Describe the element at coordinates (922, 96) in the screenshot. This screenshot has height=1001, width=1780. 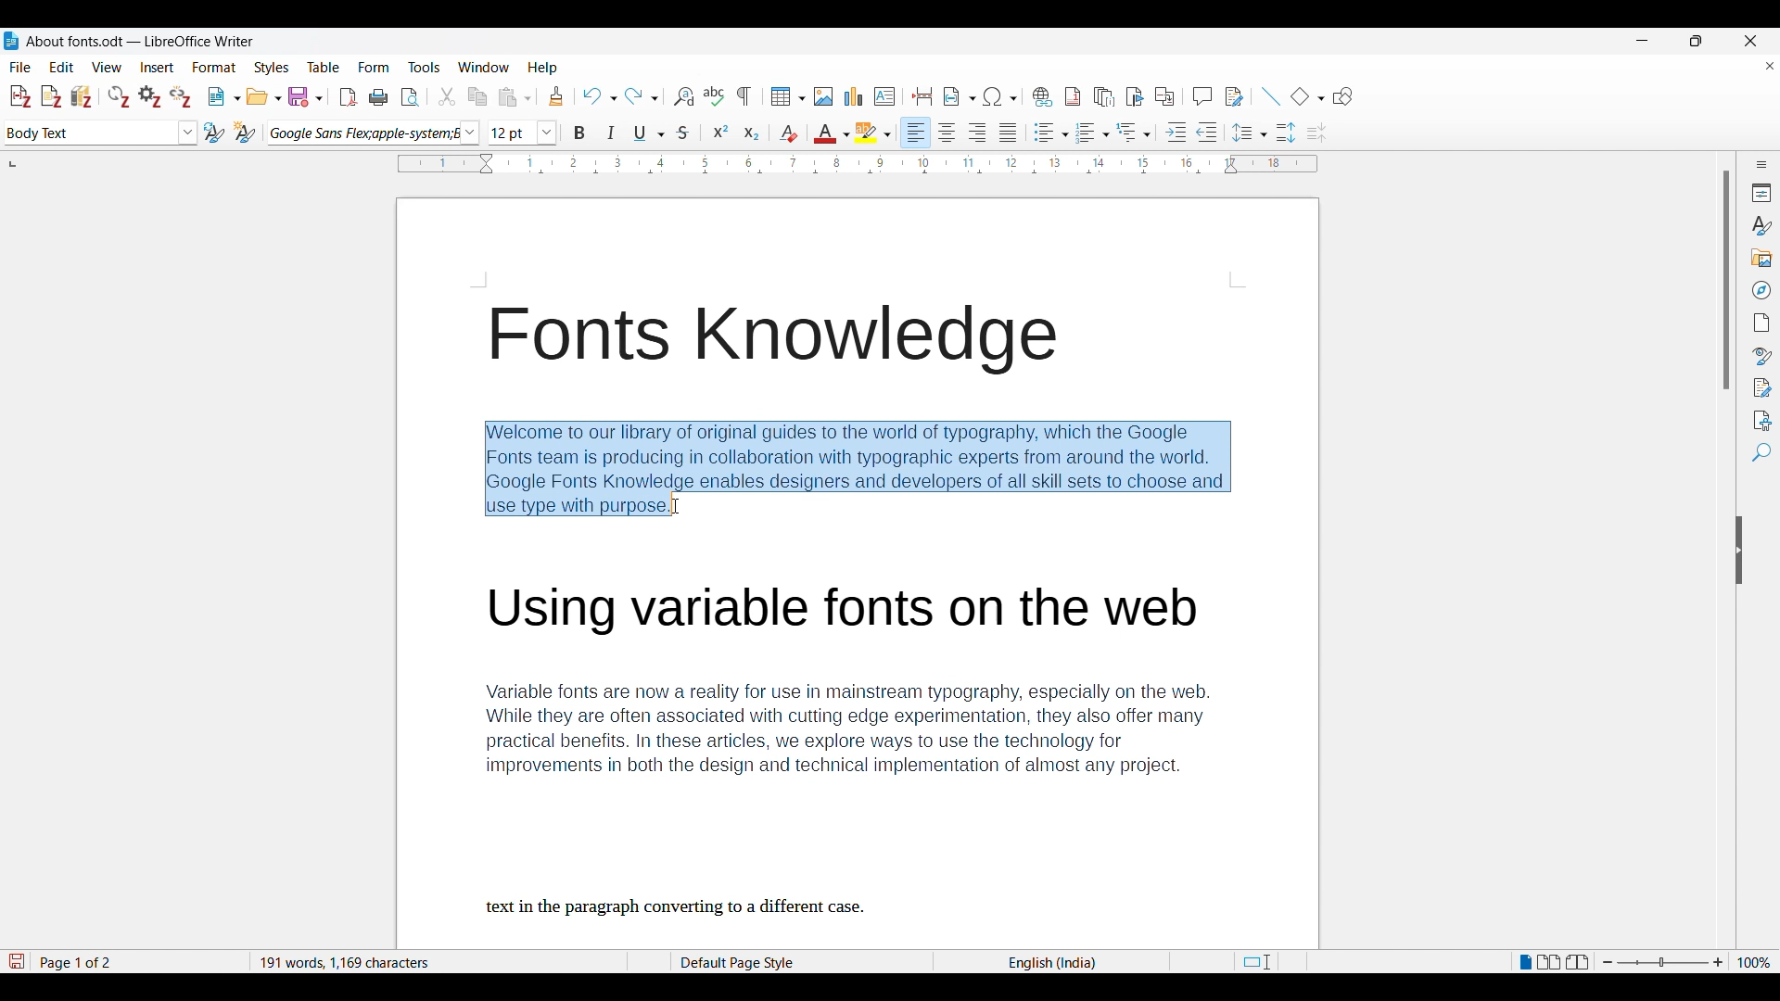
I see `Insert page break` at that location.